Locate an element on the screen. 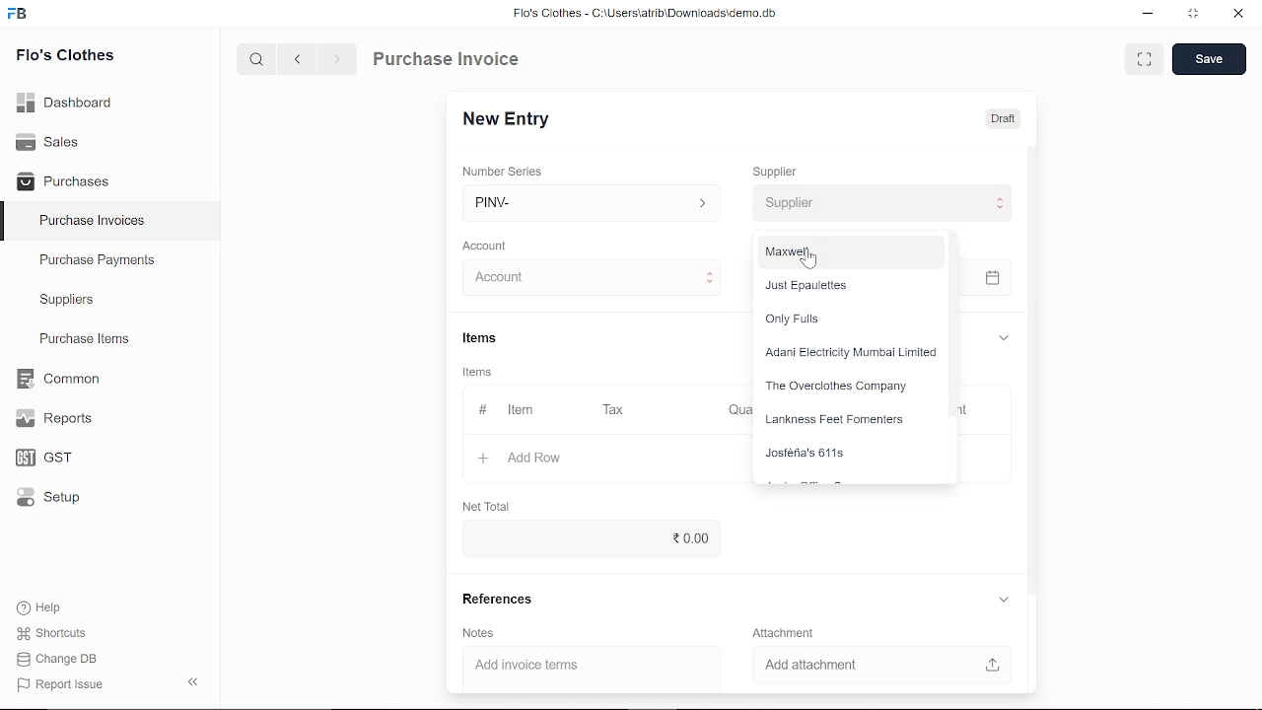 The width and height of the screenshot is (1262, 710). input ‘Supplier is located at coordinates (883, 203).